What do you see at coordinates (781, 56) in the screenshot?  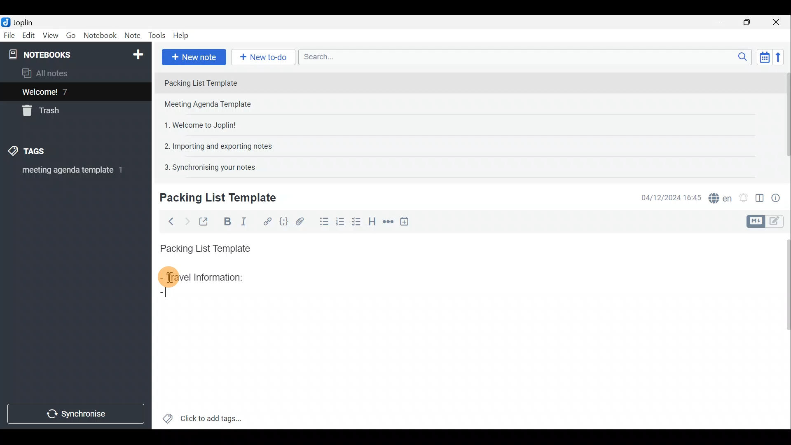 I see `Reverse sort order` at bounding box center [781, 56].